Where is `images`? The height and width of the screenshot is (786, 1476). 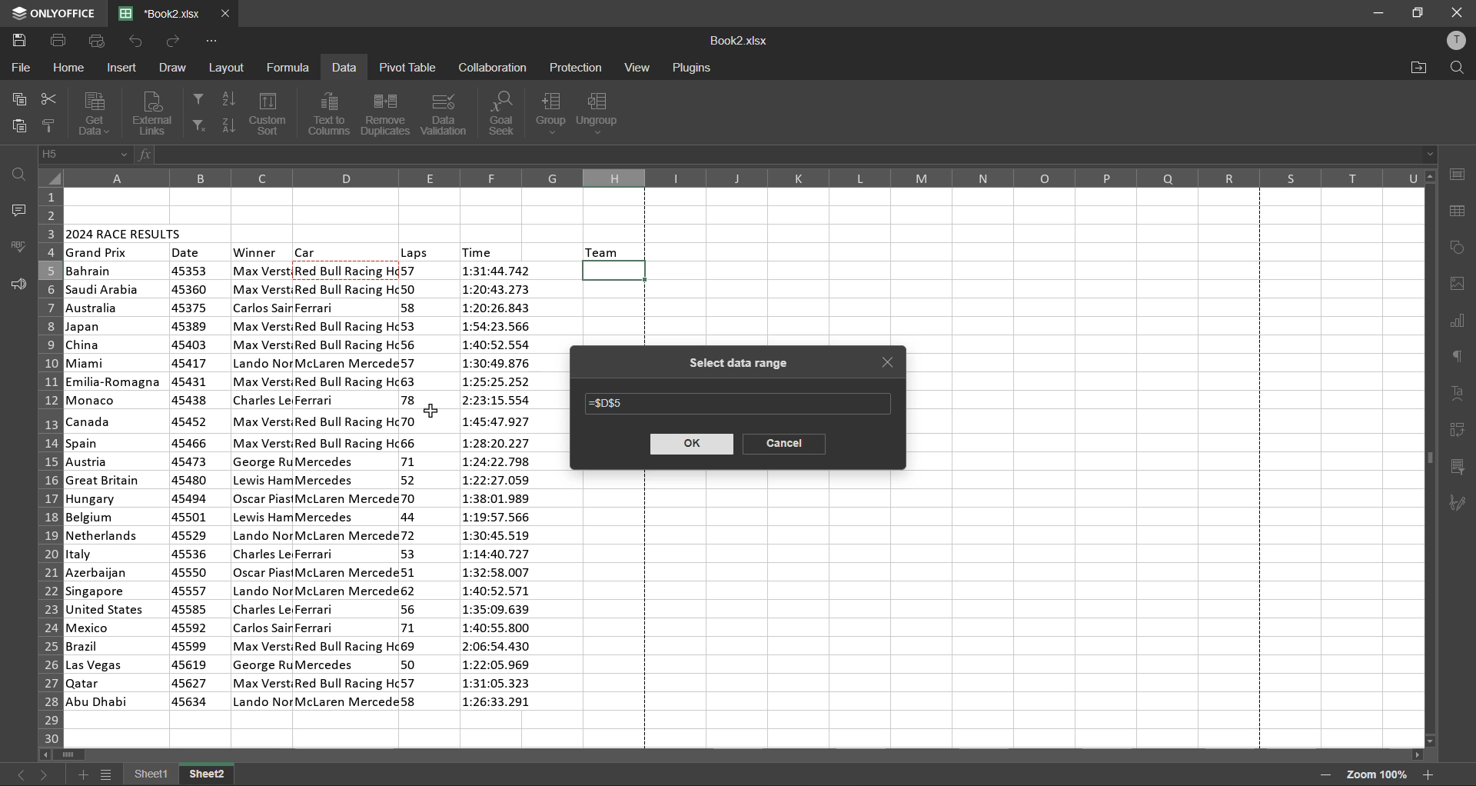 images is located at coordinates (1458, 284).